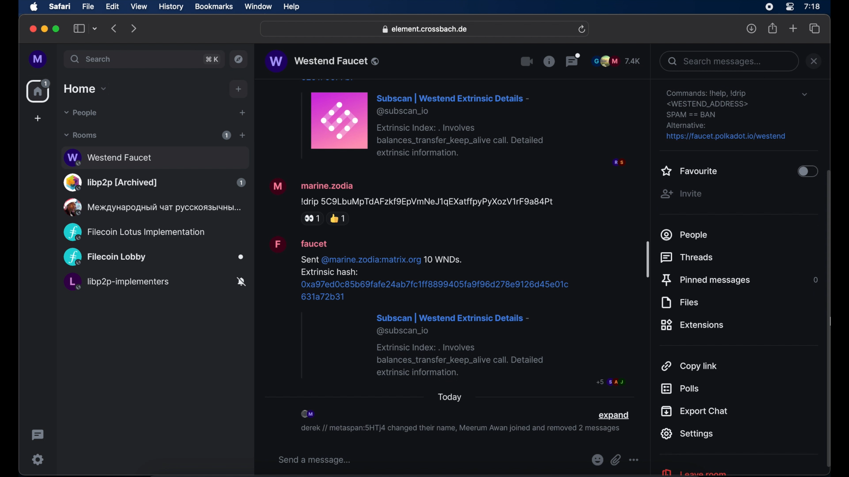 The image size is (849, 477). What do you see at coordinates (728, 61) in the screenshot?
I see `search messages` at bounding box center [728, 61].